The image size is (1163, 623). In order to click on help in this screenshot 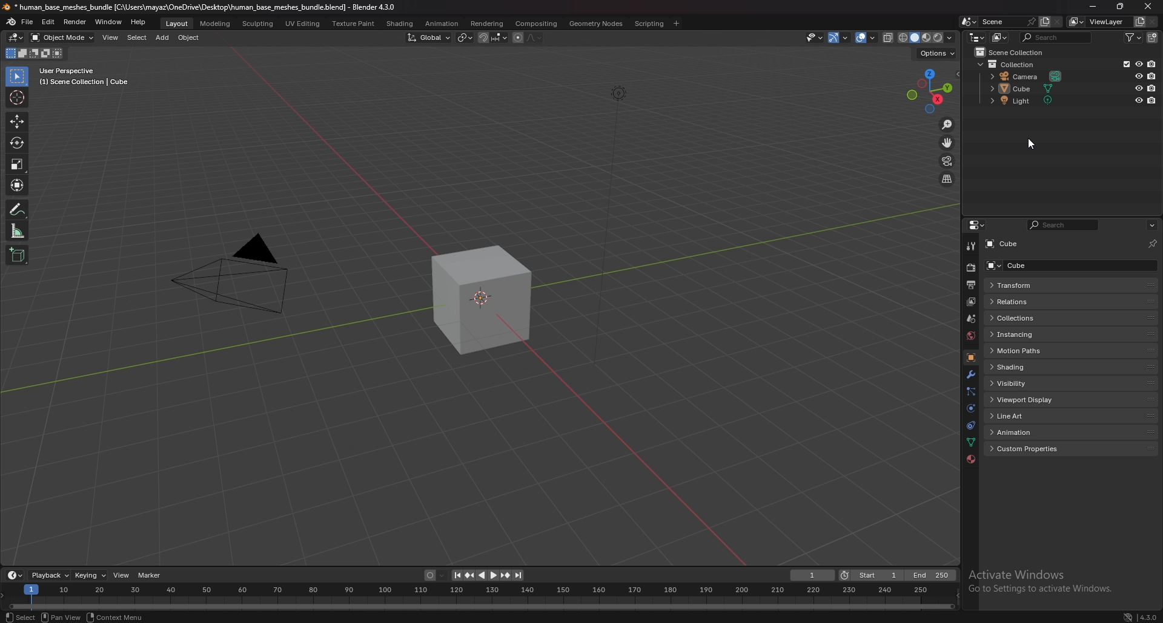, I will do `click(139, 22)`.